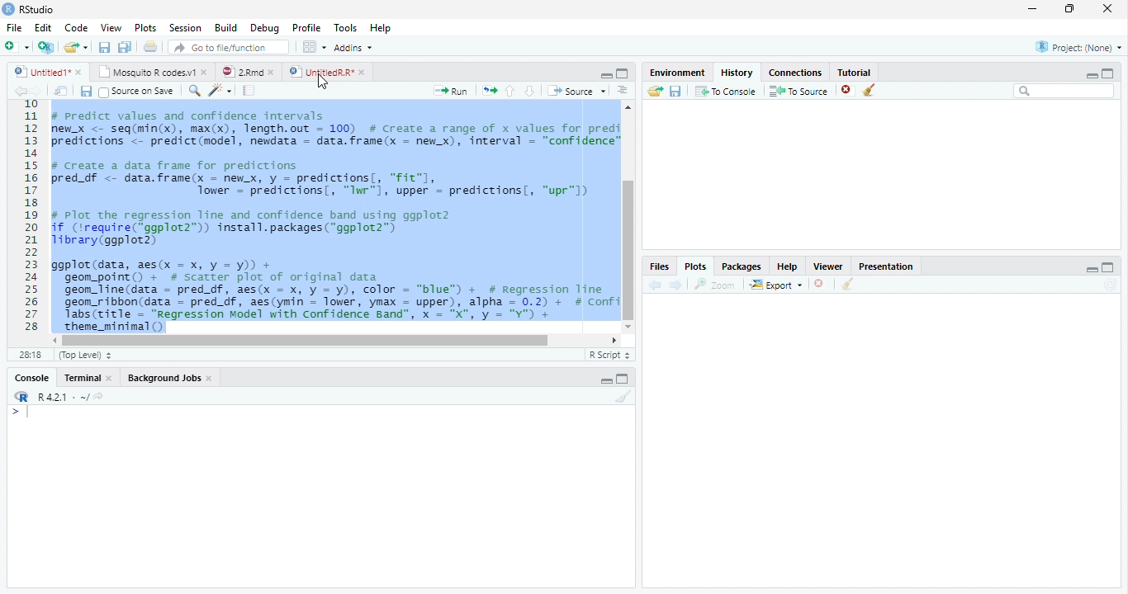 The image size is (1128, 594). What do you see at coordinates (248, 70) in the screenshot?
I see `2 Rmd` at bounding box center [248, 70].